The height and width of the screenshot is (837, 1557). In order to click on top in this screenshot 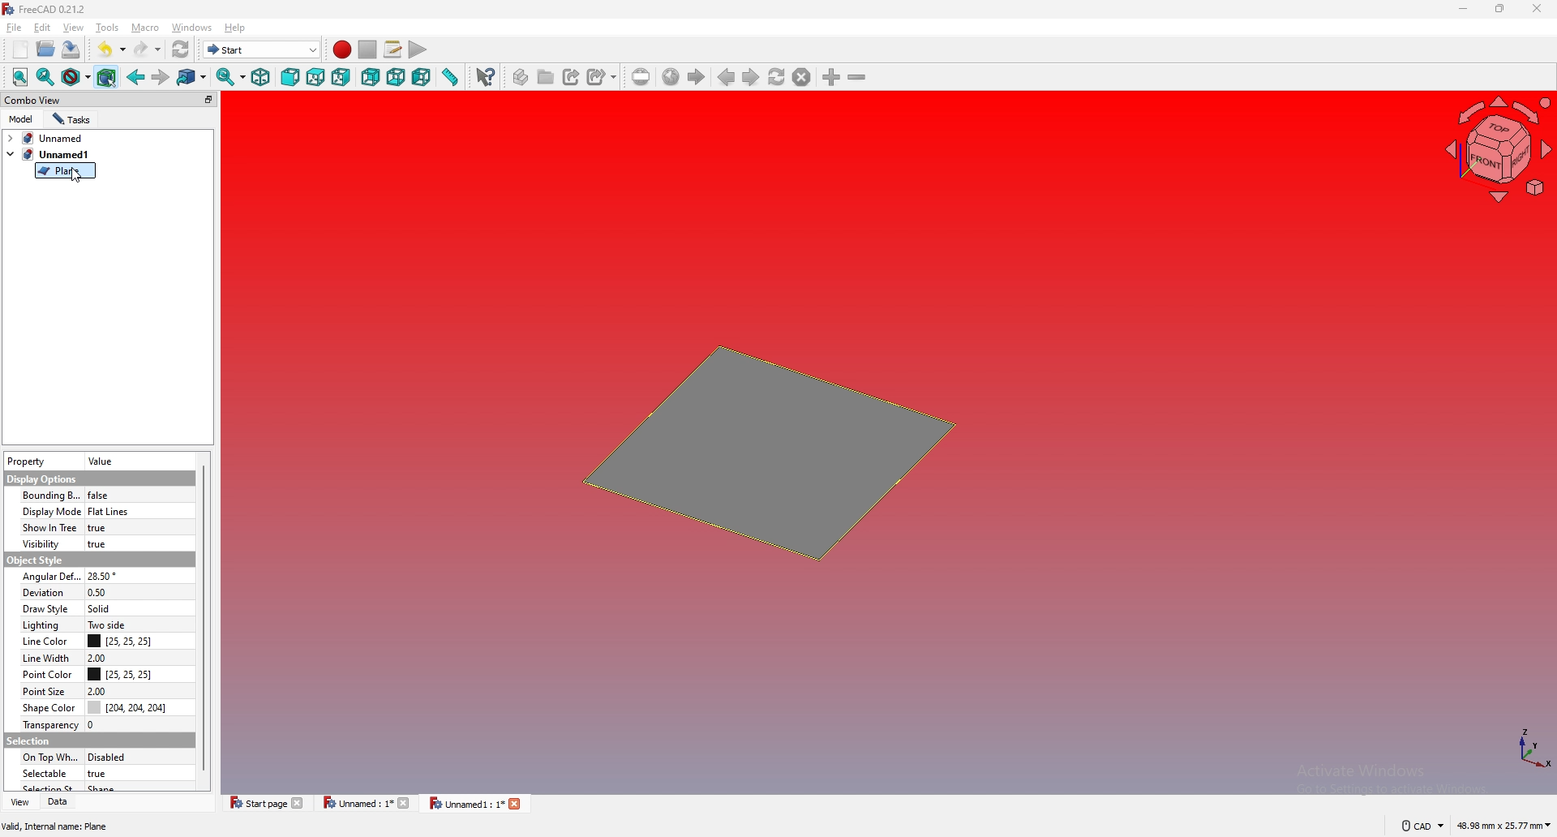, I will do `click(315, 78)`.